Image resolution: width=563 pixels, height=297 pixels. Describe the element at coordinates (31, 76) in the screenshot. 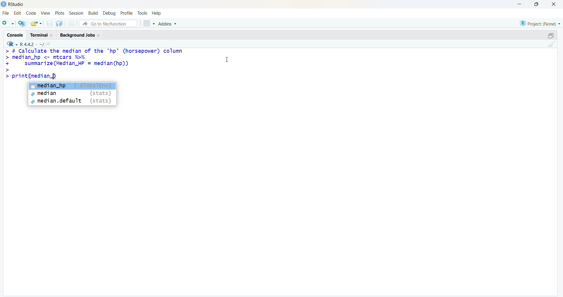

I see `> print(median_)` at that location.